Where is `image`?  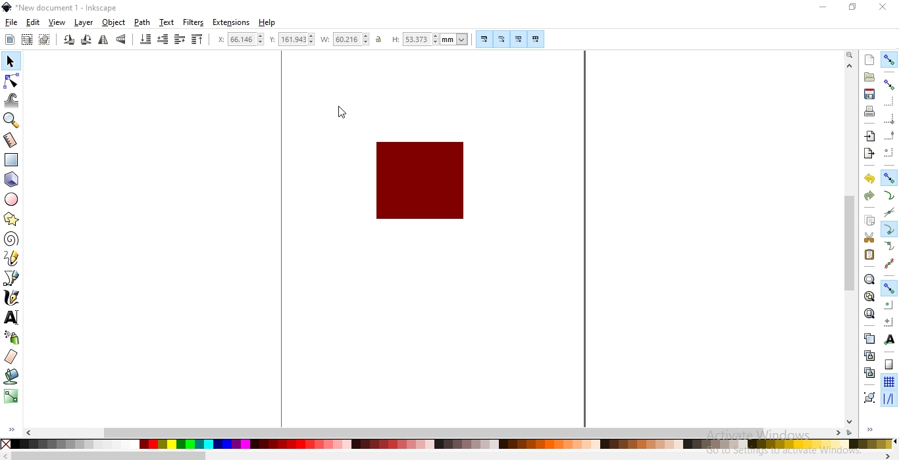 image is located at coordinates (424, 181).